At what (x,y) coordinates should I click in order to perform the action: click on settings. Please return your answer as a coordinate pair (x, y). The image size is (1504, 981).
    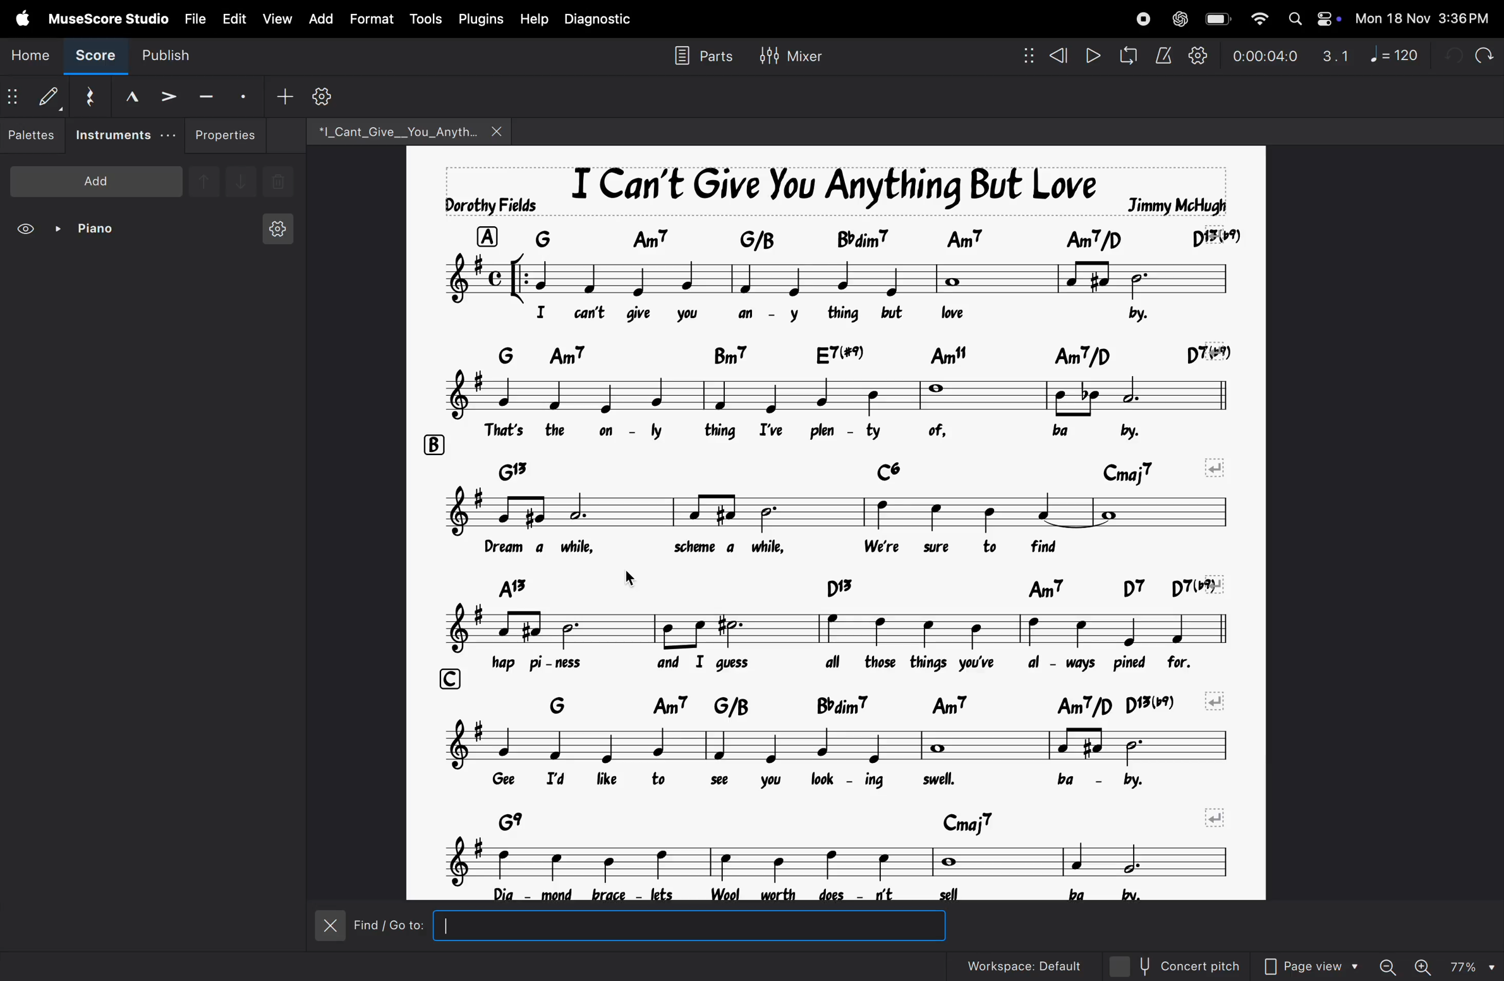
    Looking at the image, I should click on (321, 96).